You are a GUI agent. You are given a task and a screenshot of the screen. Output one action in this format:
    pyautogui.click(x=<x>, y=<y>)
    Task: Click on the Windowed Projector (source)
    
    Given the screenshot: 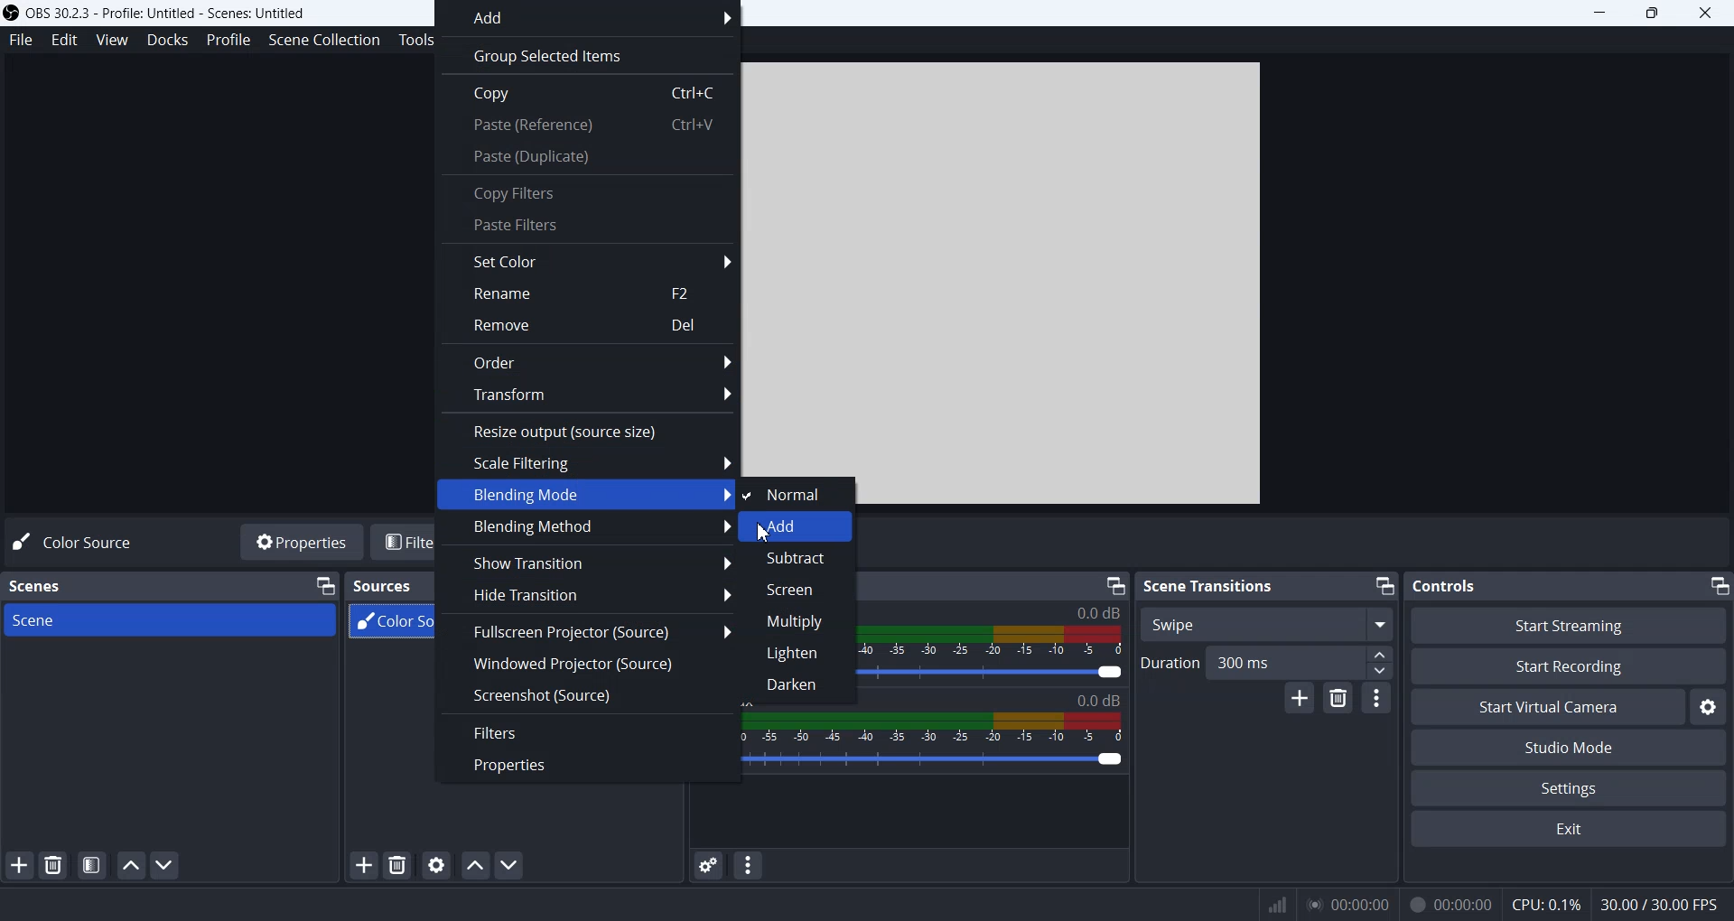 What is the action you would take?
    pyautogui.click(x=588, y=662)
    